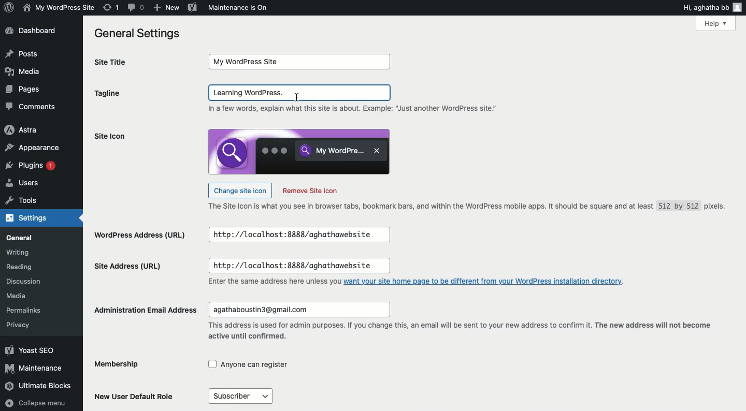 The image size is (746, 411). What do you see at coordinates (107, 95) in the screenshot?
I see `tagline` at bounding box center [107, 95].